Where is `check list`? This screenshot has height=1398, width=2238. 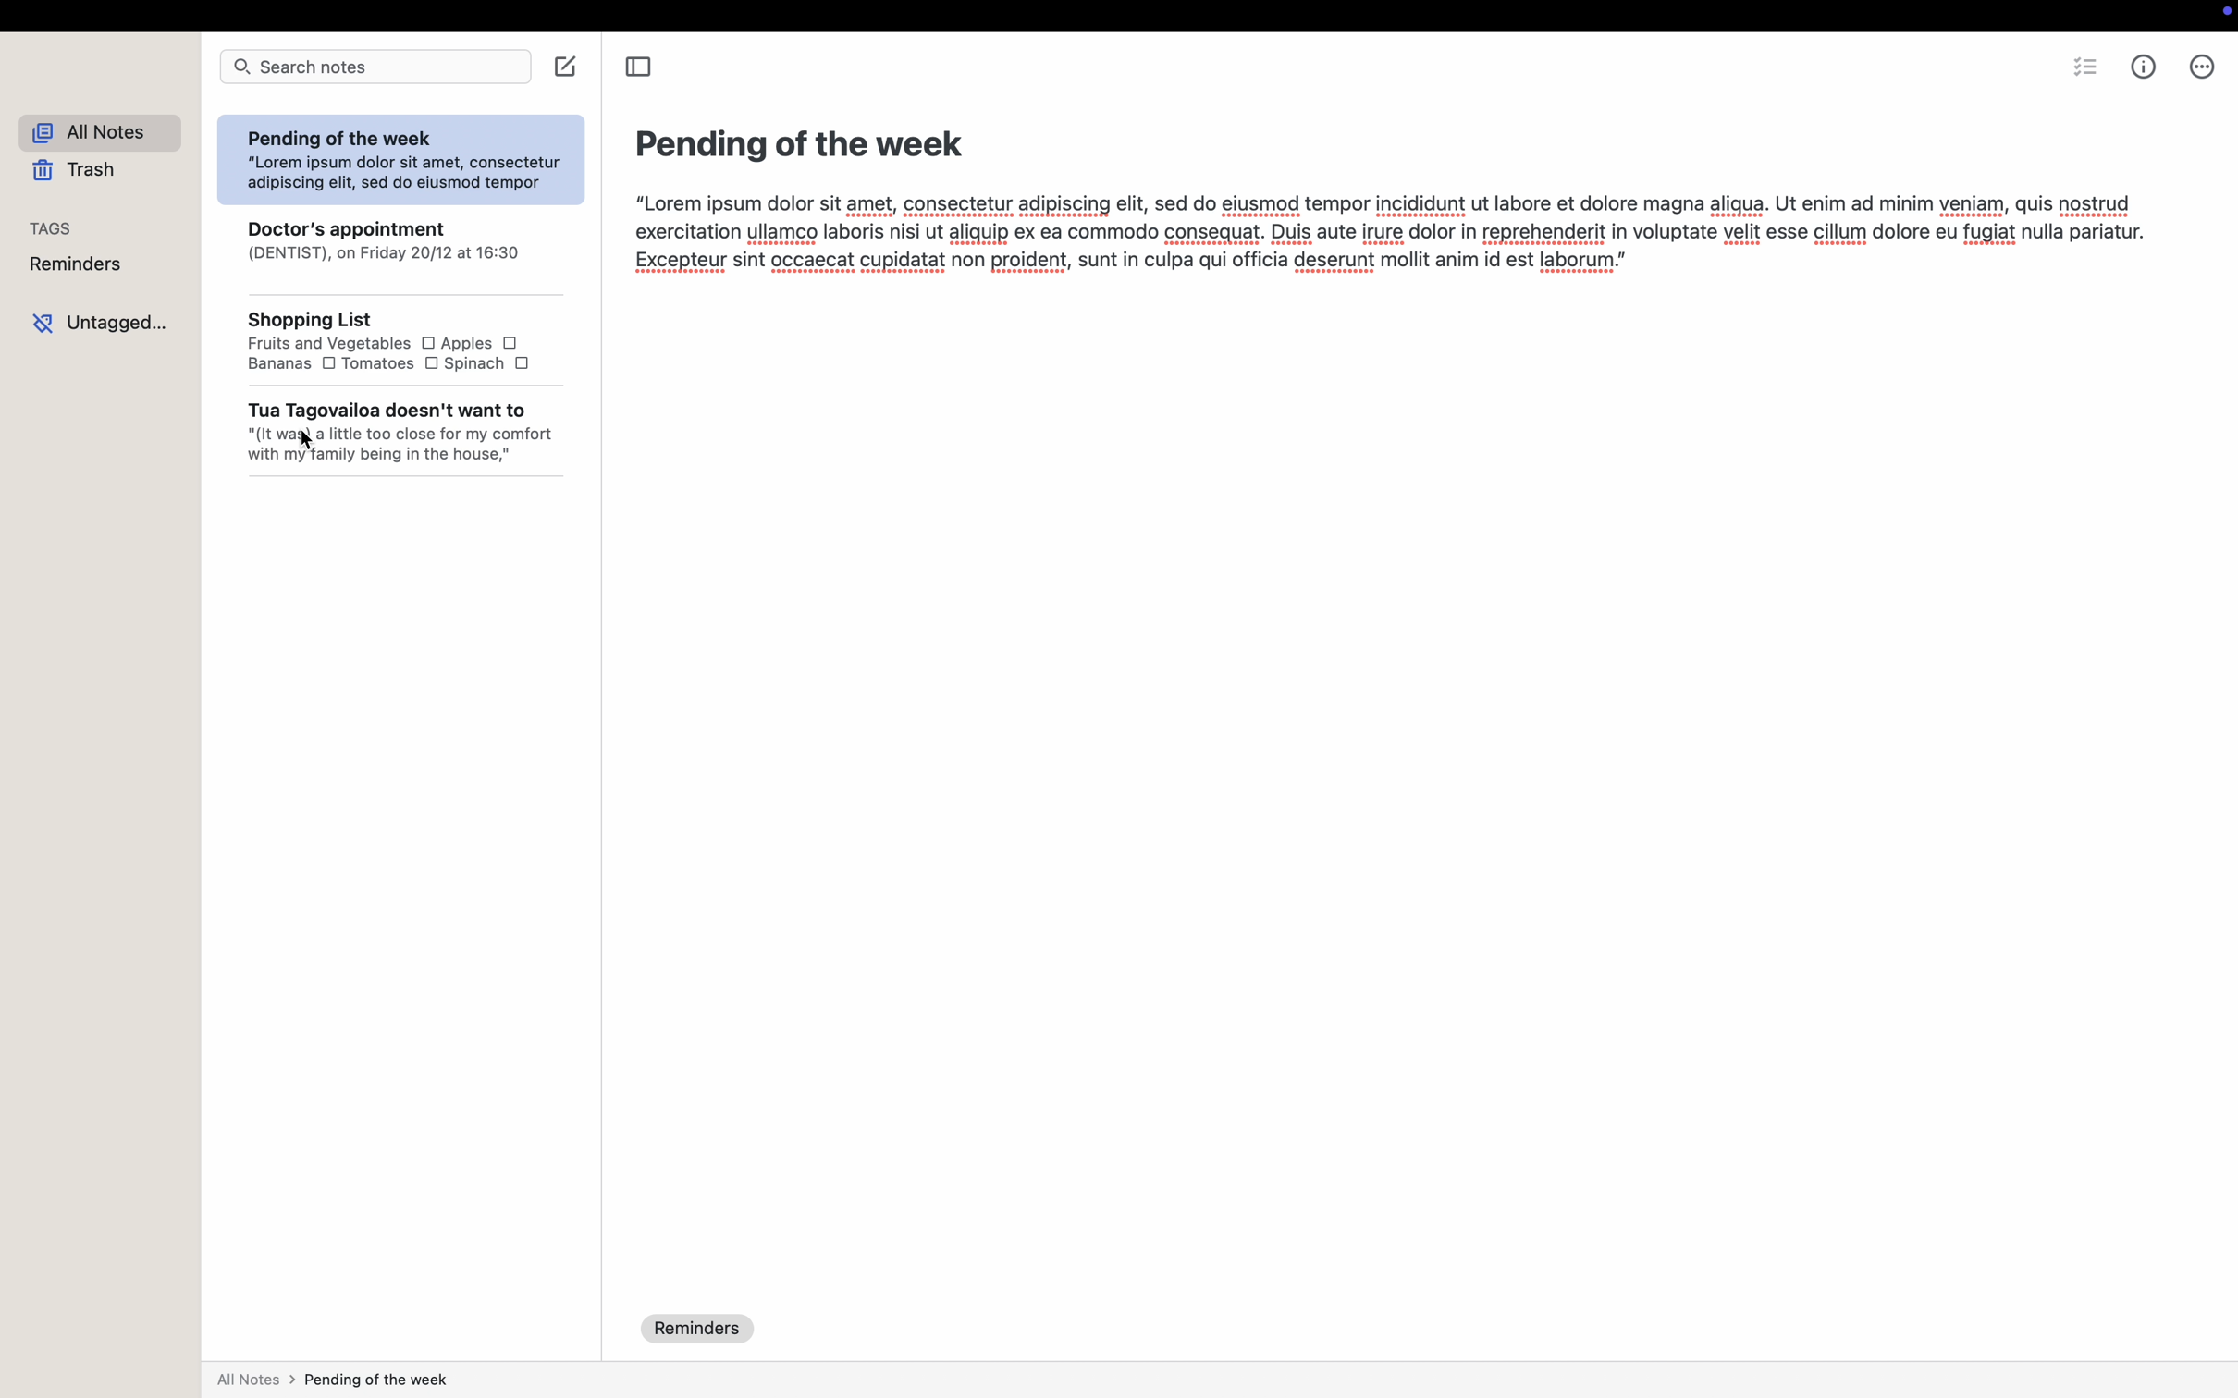
check list is located at coordinates (2084, 67).